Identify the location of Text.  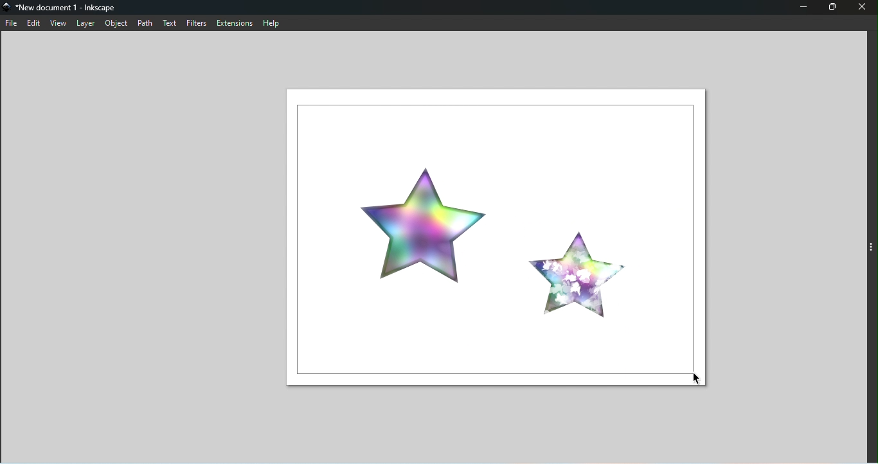
(172, 24).